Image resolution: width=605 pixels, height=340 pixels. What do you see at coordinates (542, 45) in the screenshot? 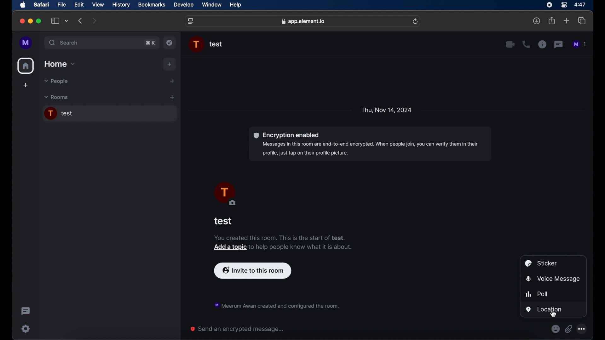
I see `chat properties` at bounding box center [542, 45].